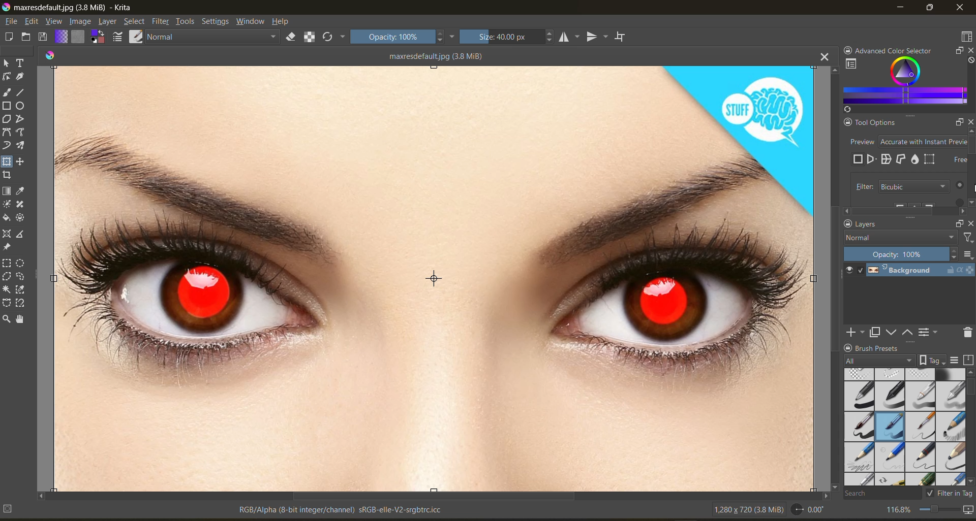 Image resolution: width=976 pixels, height=521 pixels. What do you see at coordinates (225, 509) in the screenshot?
I see `metadata` at bounding box center [225, 509].